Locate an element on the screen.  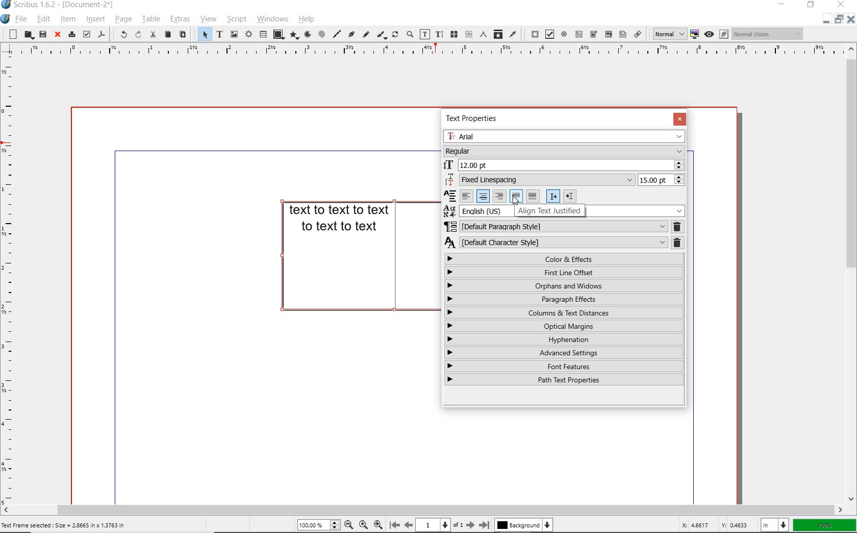
default zoom is located at coordinates (362, 524).